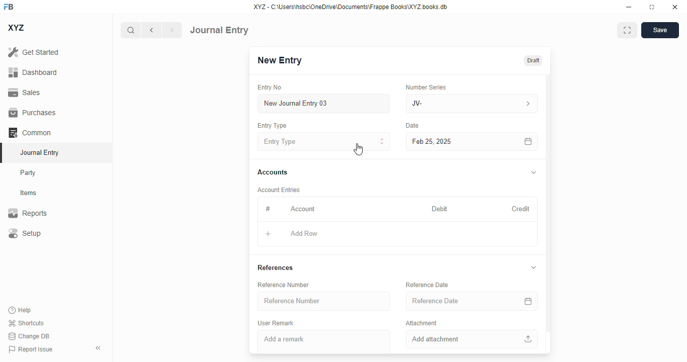  I want to click on toggle maximize, so click(651, 7).